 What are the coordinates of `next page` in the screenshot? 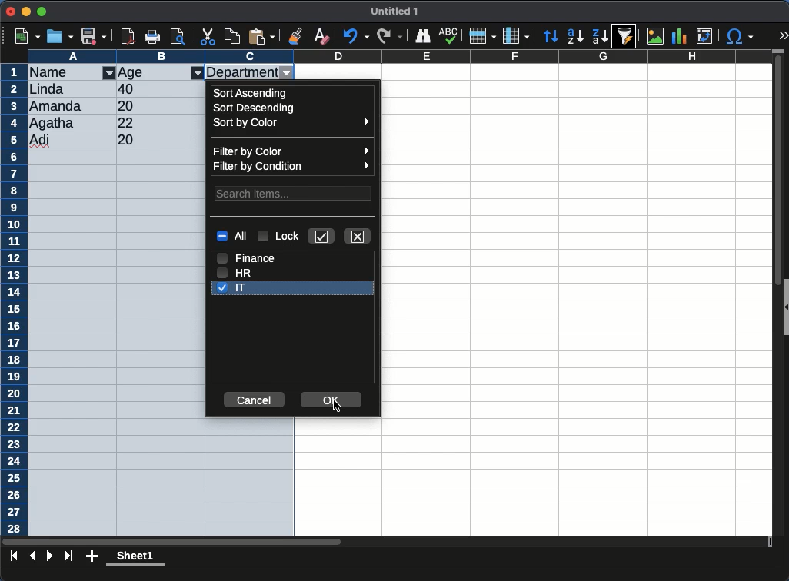 It's located at (50, 556).